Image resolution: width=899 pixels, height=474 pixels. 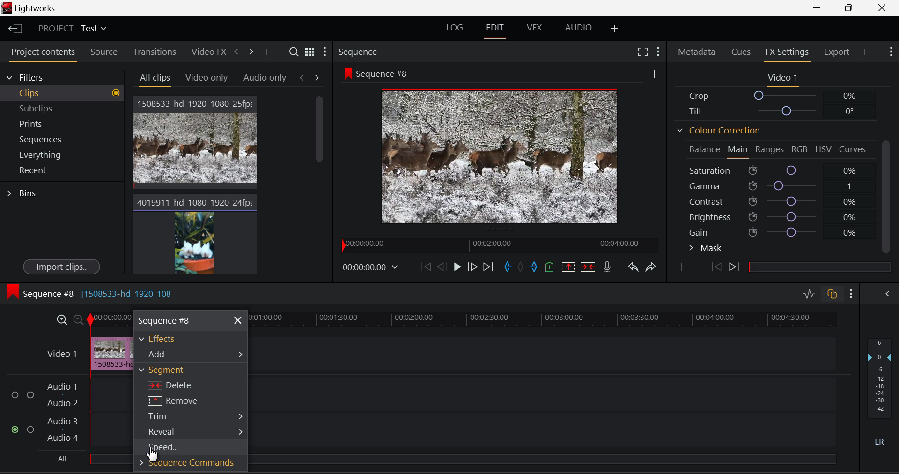 What do you see at coordinates (191, 385) in the screenshot?
I see `Delete` at bounding box center [191, 385].